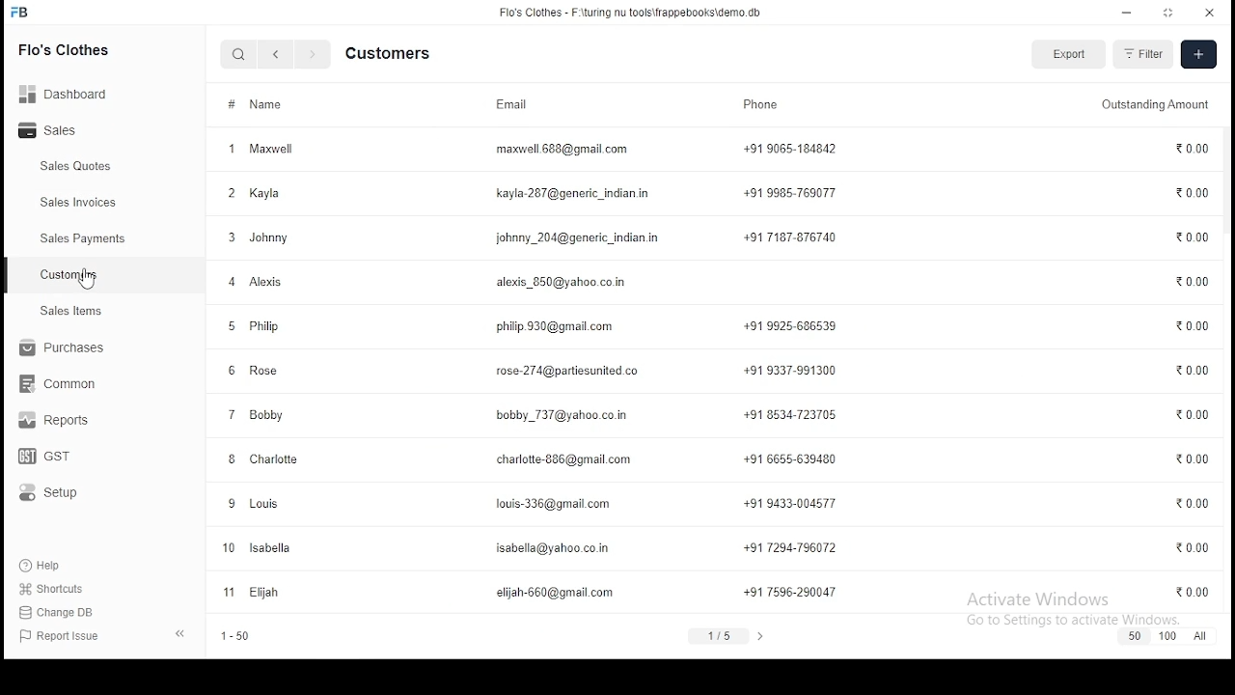  Describe the element at coordinates (534, 548) in the screenshot. I see `isabelle@yahoo.co.in` at that location.